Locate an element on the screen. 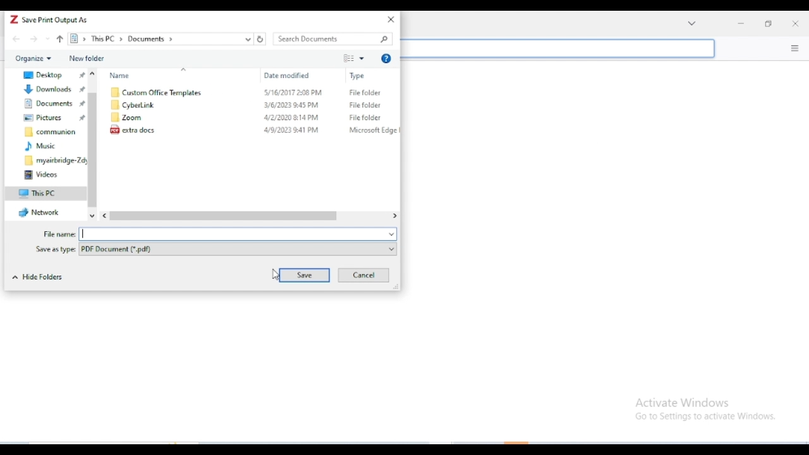 This screenshot has height=455, width=809. Refresh  is located at coordinates (260, 40).